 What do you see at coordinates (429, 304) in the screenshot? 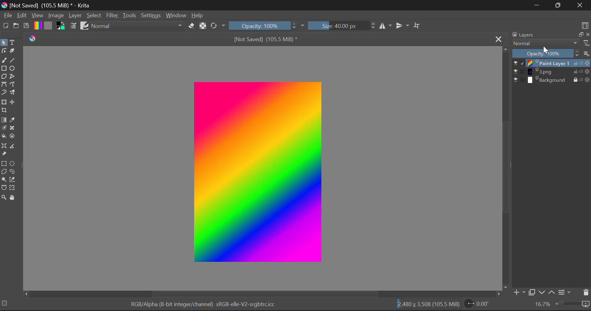
I see `12,480 x 3,508 (105.5 MiB)` at bounding box center [429, 304].